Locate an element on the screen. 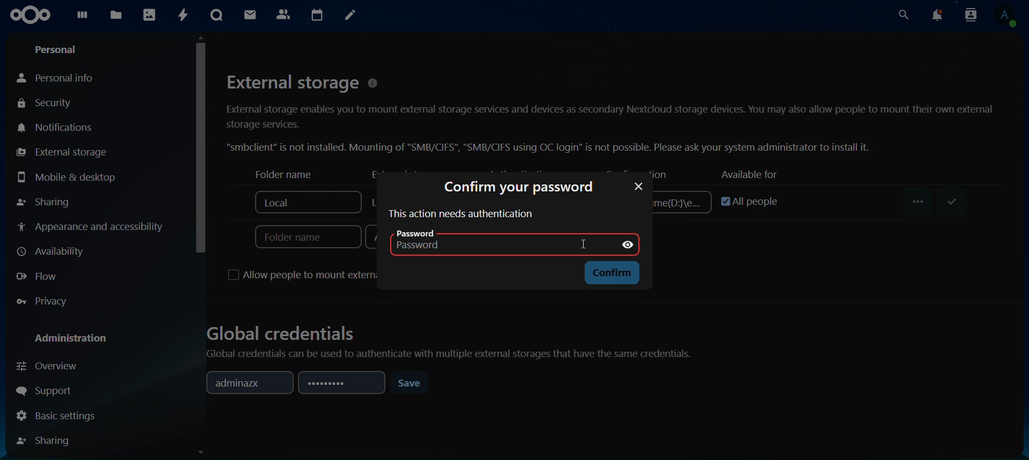 This screenshot has width=1029, height=460. view profile is located at coordinates (1009, 17).